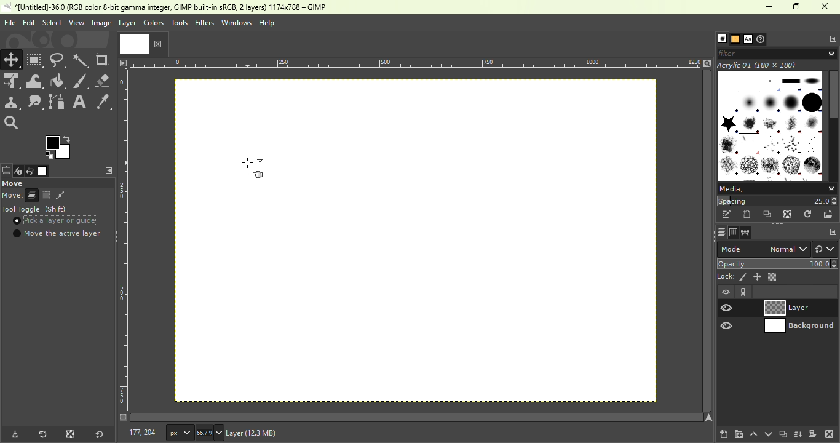 This screenshot has height=443, width=840. What do you see at coordinates (123, 245) in the screenshot?
I see `Vertical ruler measurment` at bounding box center [123, 245].